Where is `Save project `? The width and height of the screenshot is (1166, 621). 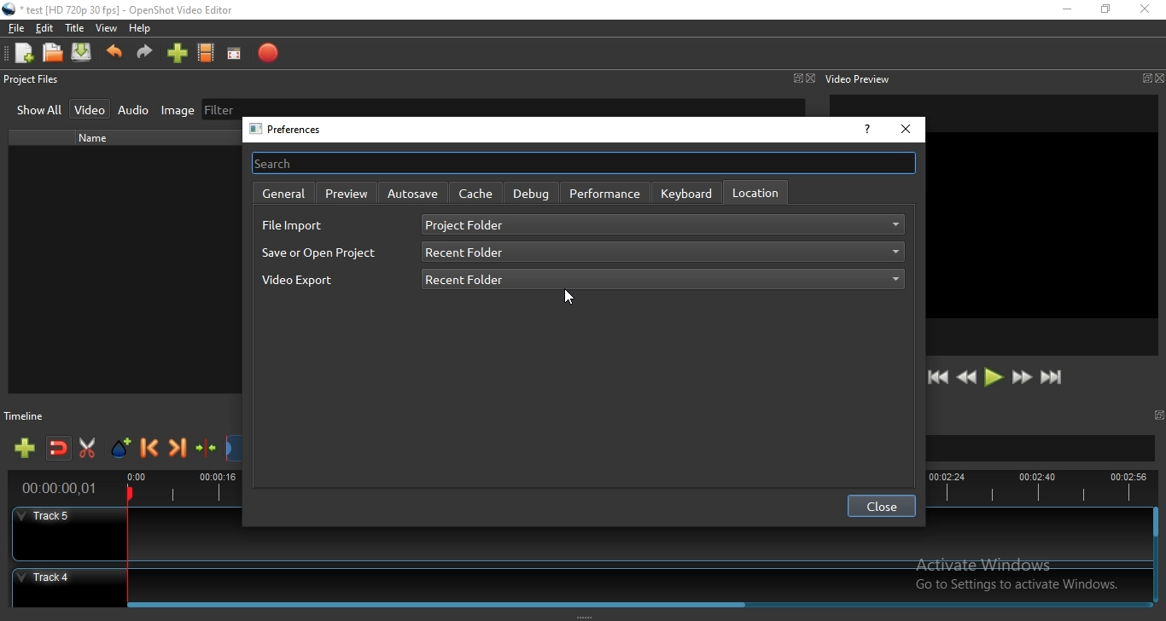 Save project  is located at coordinates (83, 54).